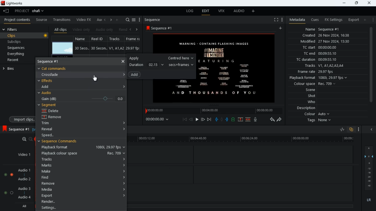 The image size is (376, 211). Describe the element at coordinates (53, 62) in the screenshot. I see `sequence` at that location.